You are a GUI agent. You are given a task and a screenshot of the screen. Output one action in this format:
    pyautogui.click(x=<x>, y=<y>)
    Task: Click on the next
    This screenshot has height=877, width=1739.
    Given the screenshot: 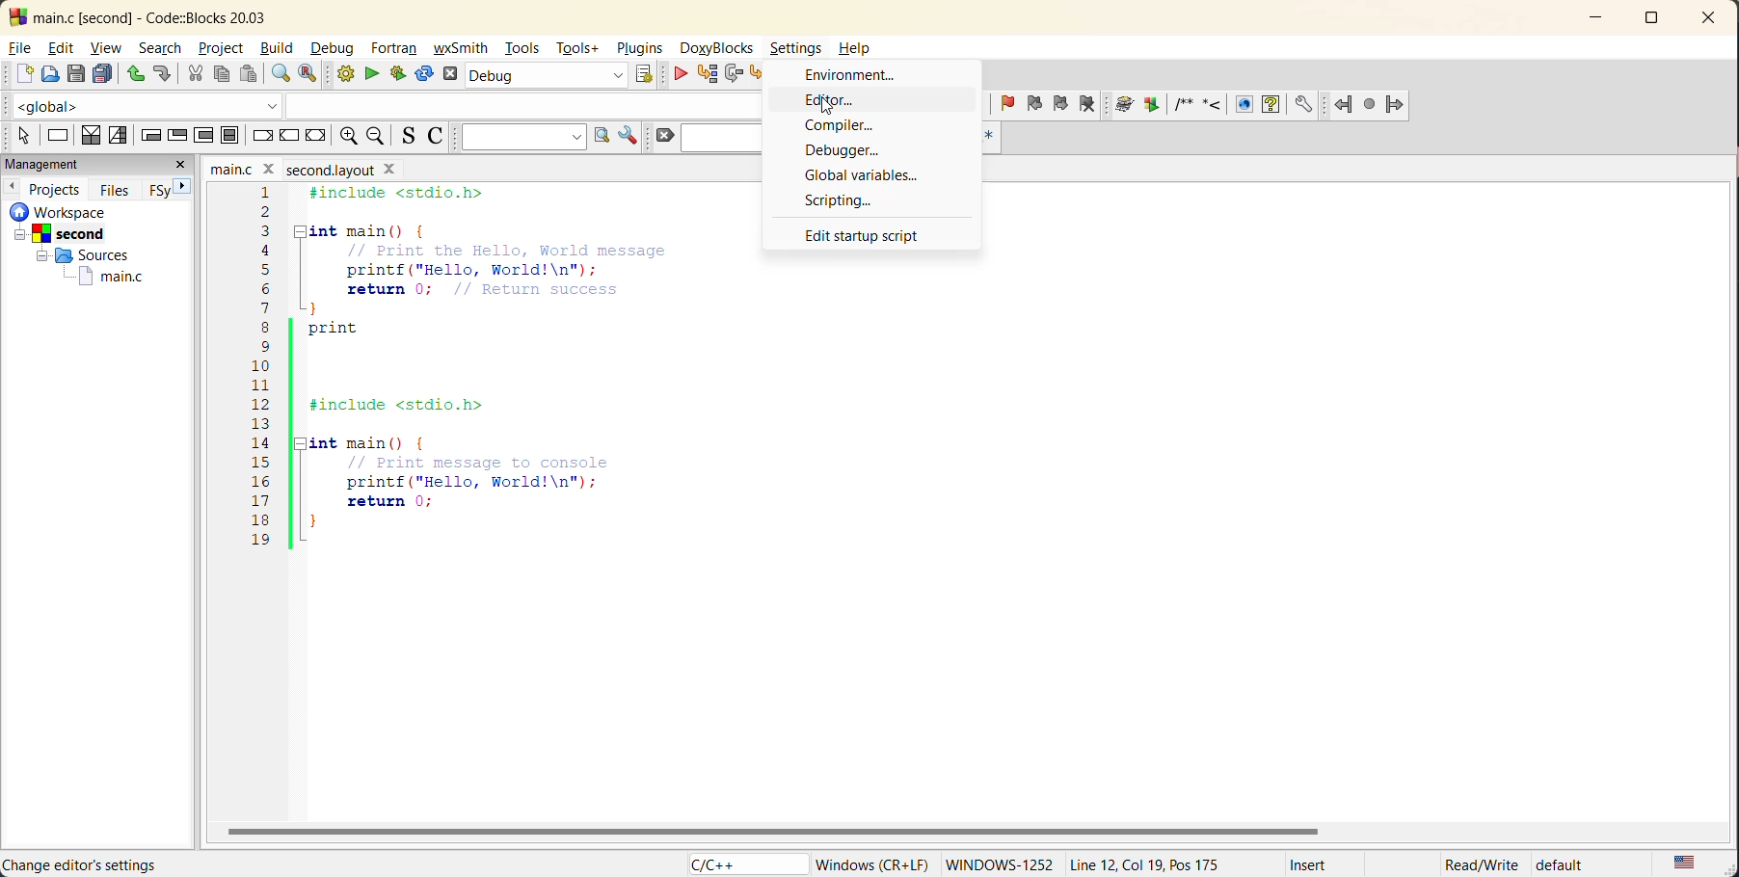 What is the action you would take?
    pyautogui.click(x=183, y=187)
    